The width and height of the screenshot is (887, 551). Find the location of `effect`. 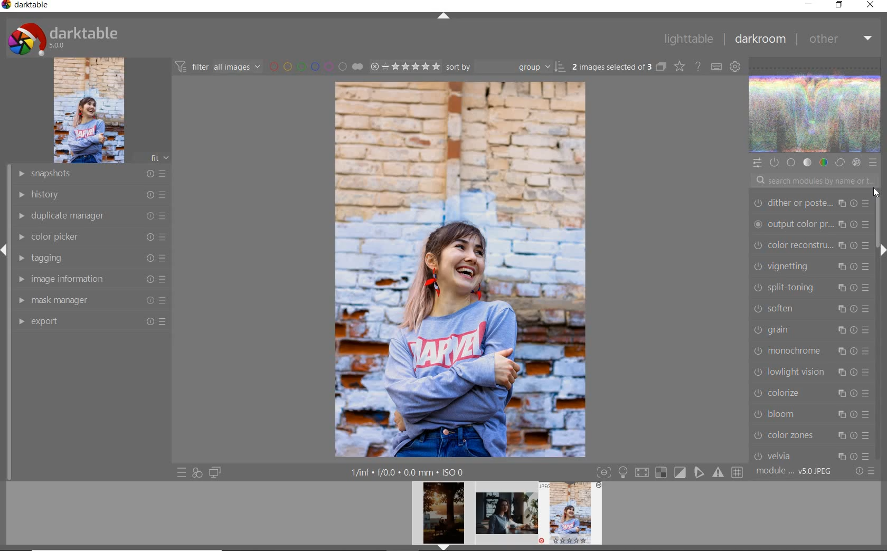

effect is located at coordinates (856, 163).